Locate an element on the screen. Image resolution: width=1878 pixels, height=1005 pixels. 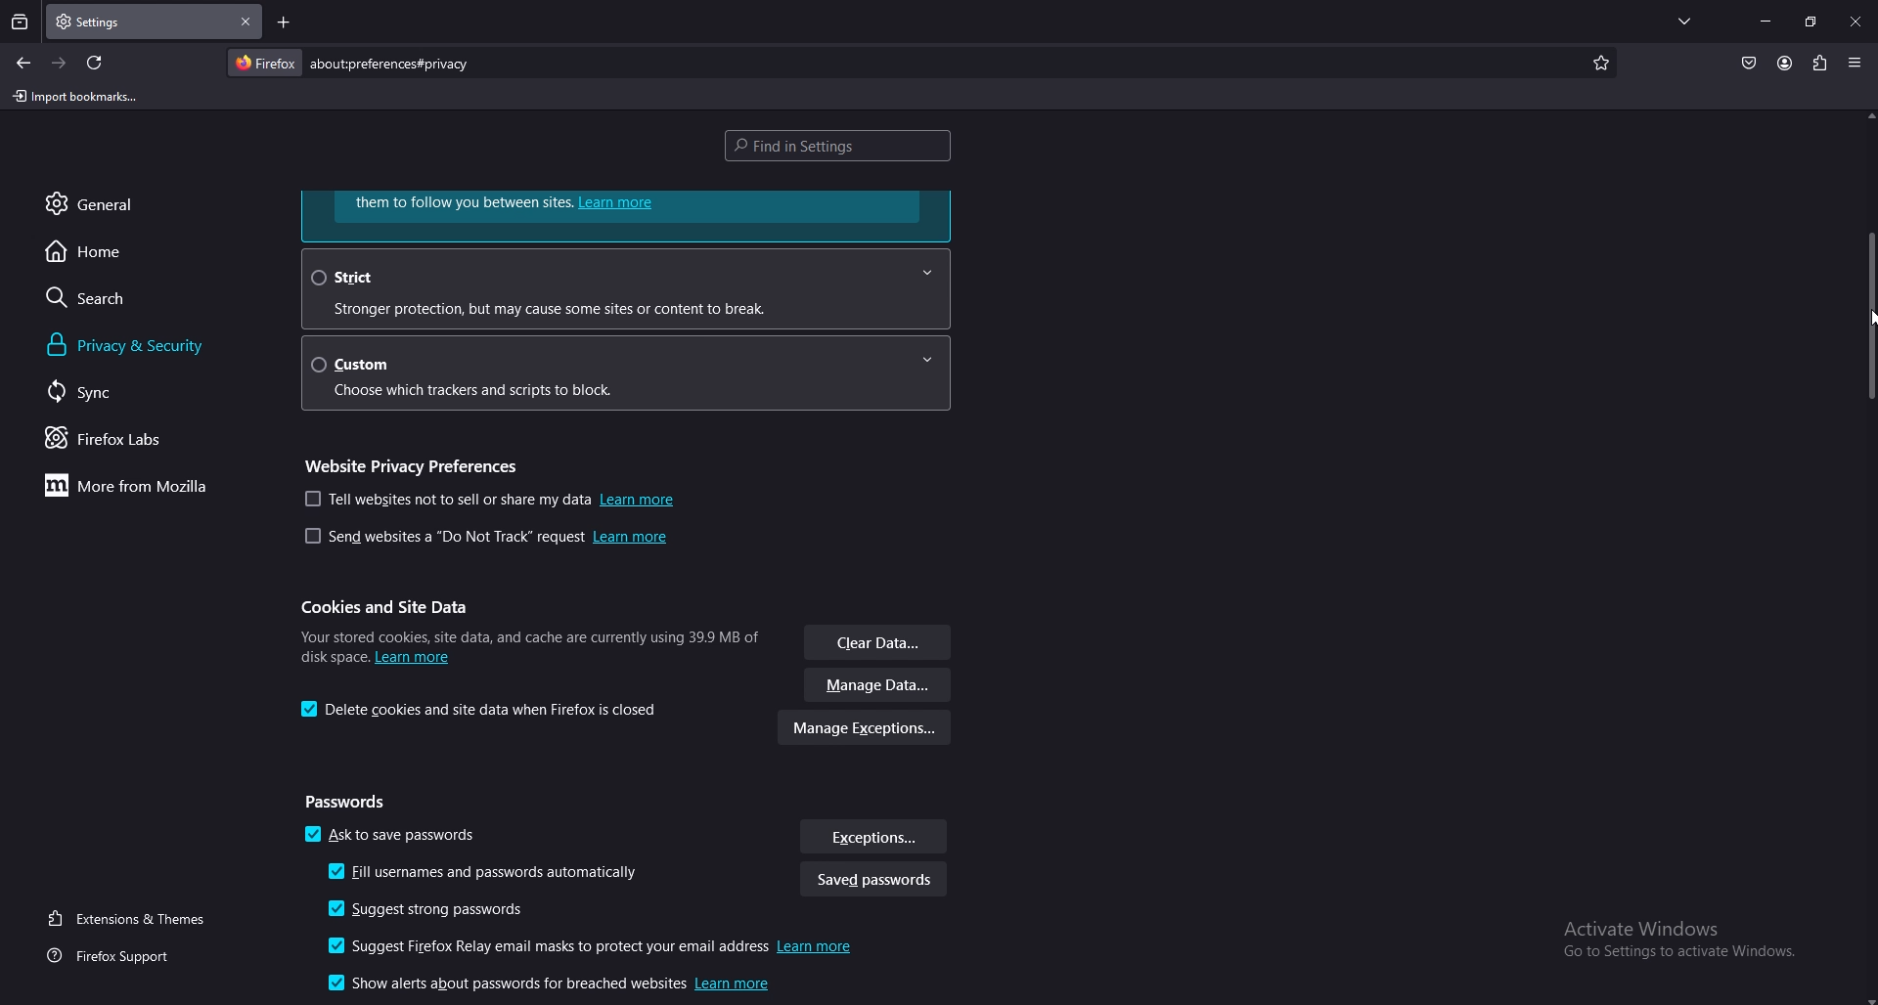
more from mozilla is located at coordinates (137, 488).